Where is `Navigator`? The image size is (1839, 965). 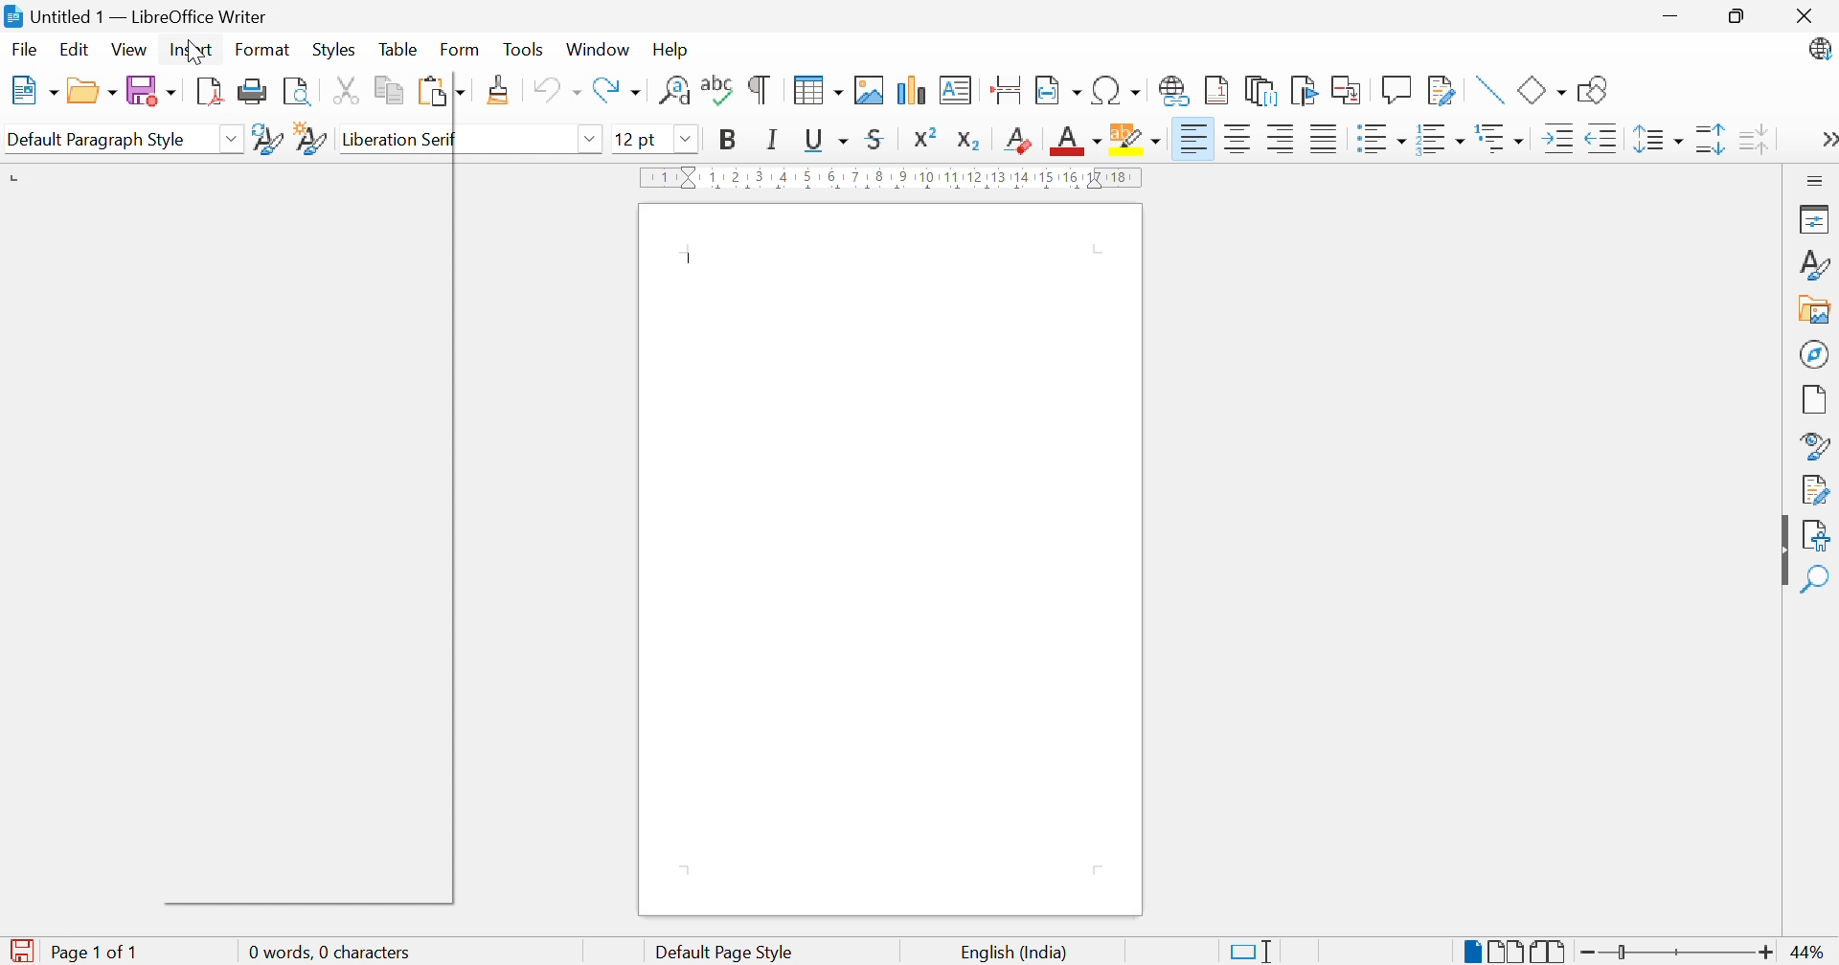
Navigator is located at coordinates (1817, 356).